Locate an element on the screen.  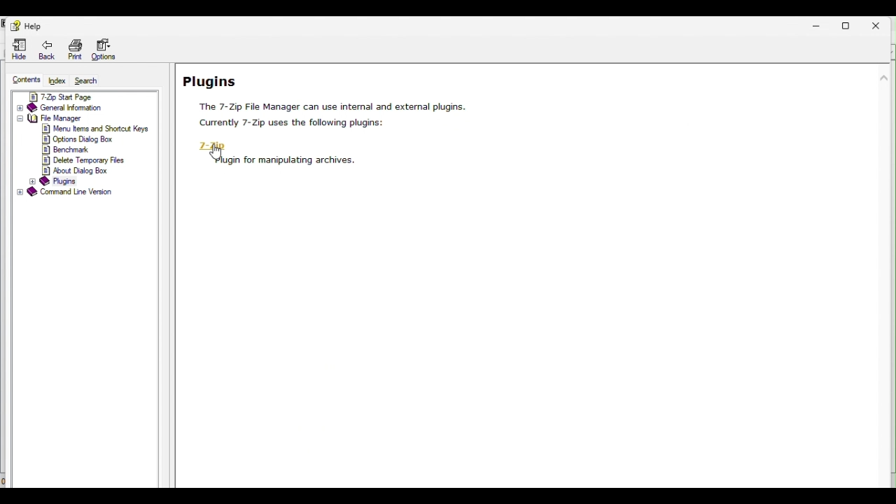
restore is located at coordinates (850, 24).